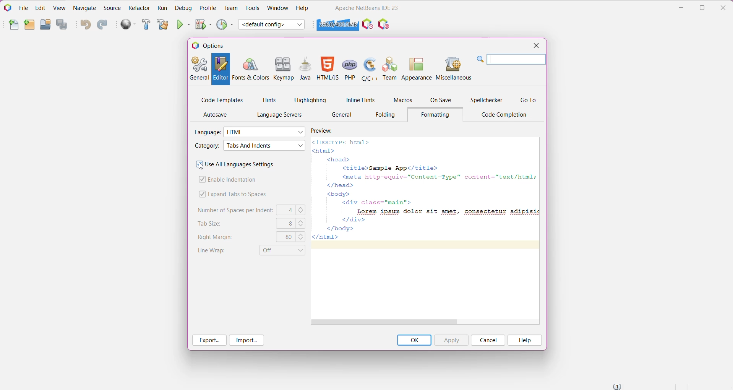  Describe the element at coordinates (14, 26) in the screenshot. I see `New File` at that location.